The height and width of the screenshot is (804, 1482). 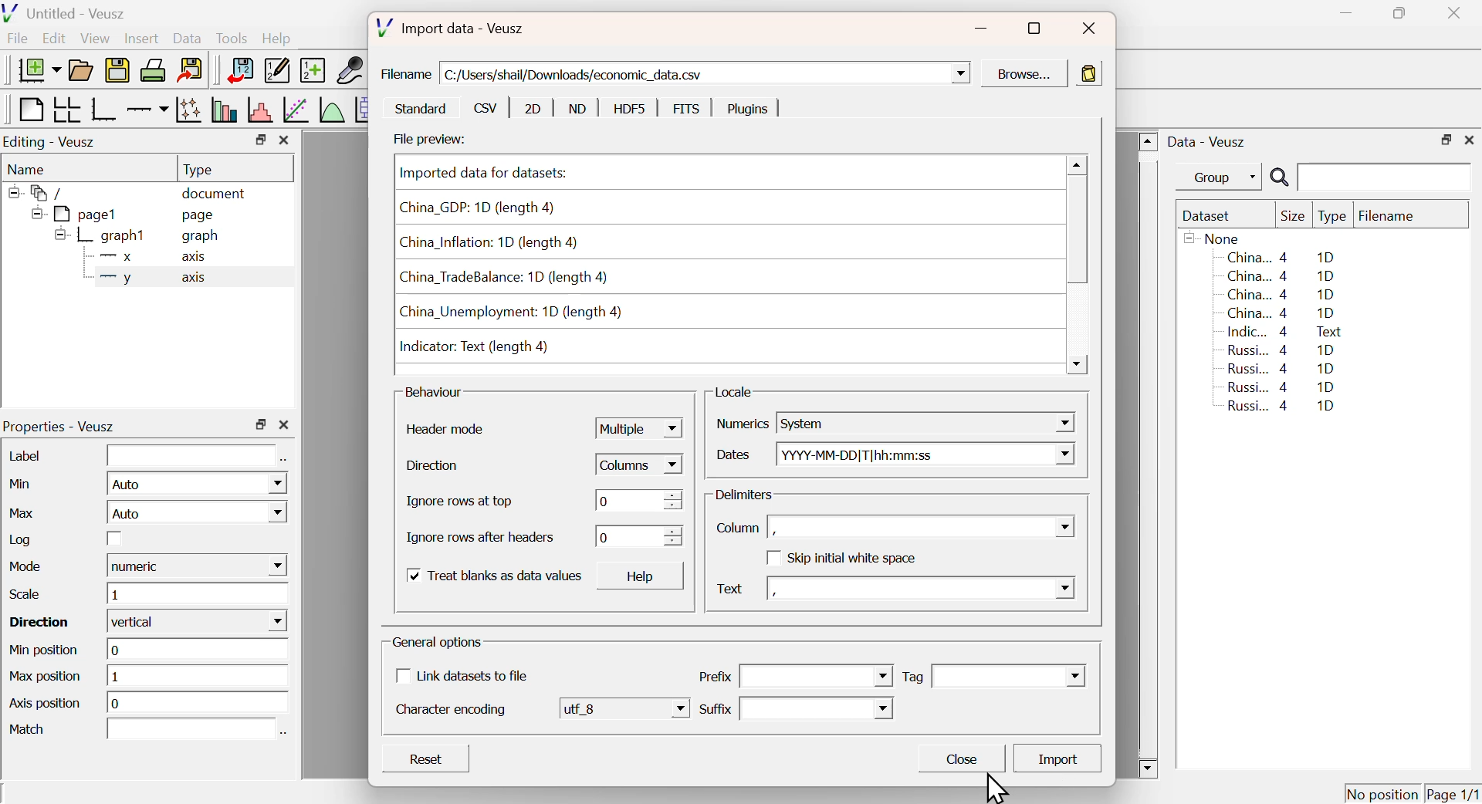 I want to click on ,, so click(x=919, y=527).